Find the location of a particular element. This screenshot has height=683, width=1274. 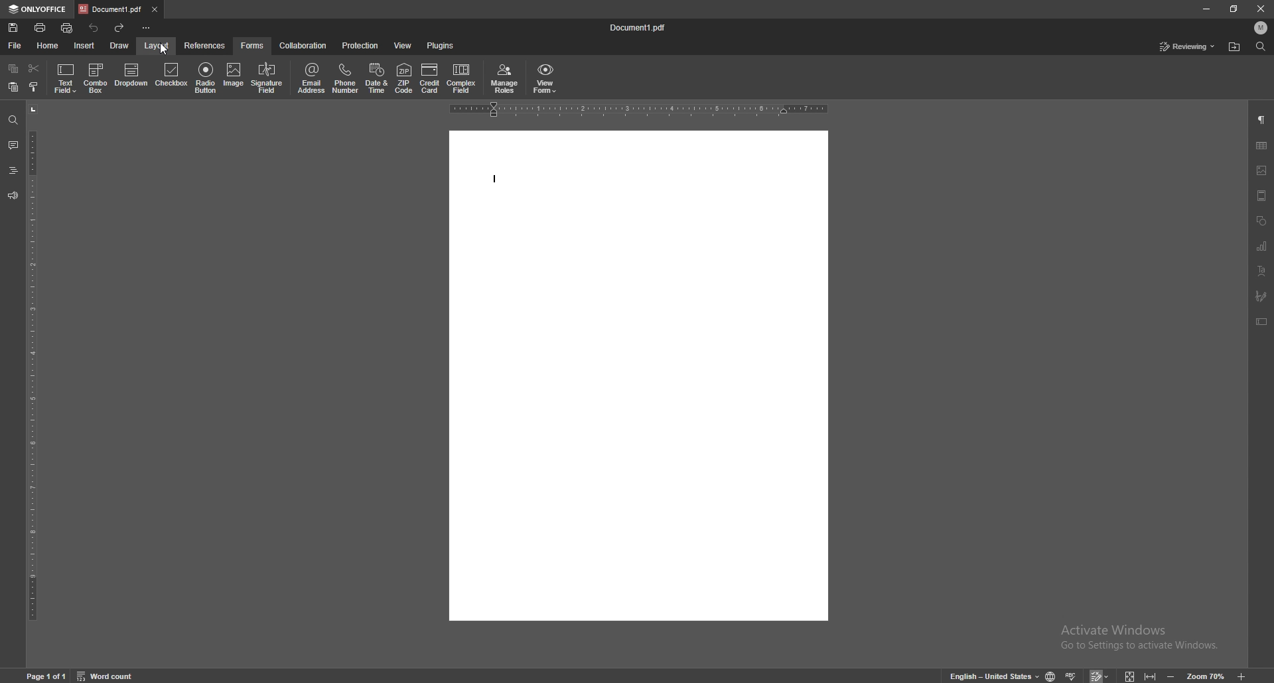

references is located at coordinates (205, 44).